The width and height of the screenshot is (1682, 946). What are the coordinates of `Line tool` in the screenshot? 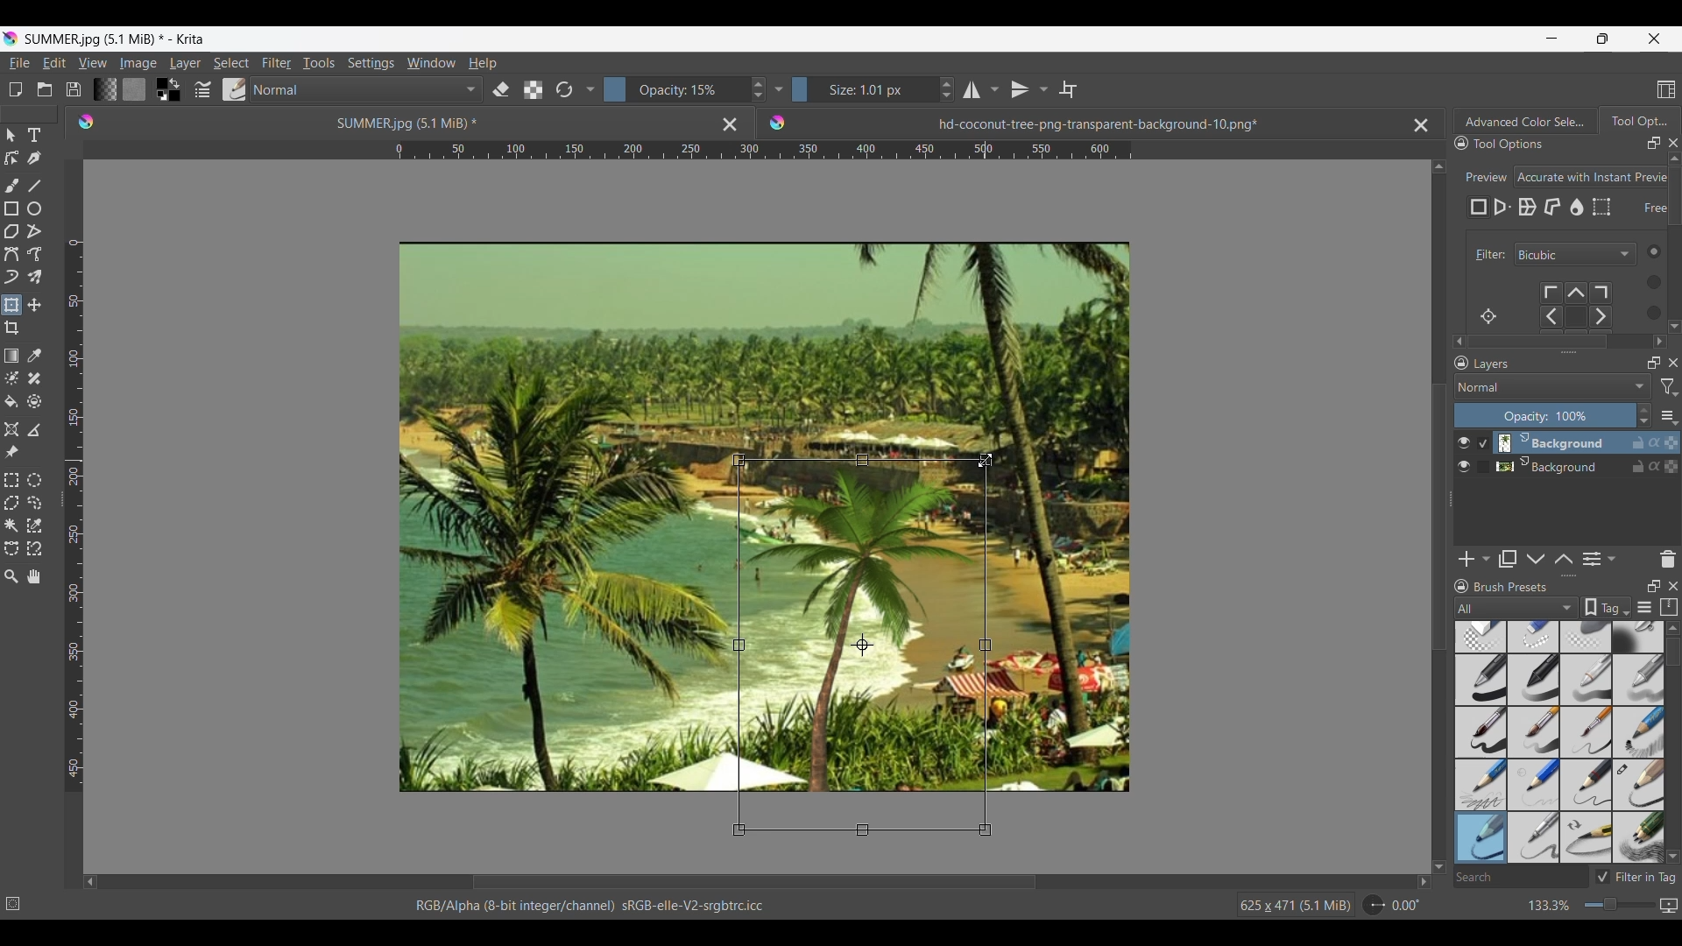 It's located at (33, 186).